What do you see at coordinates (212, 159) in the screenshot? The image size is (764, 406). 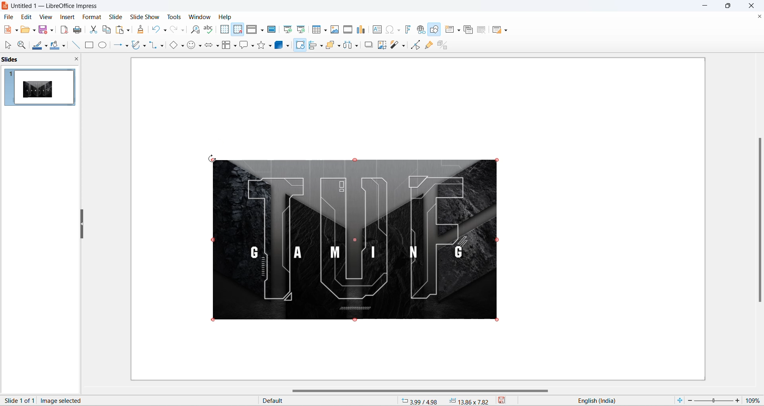 I see `cursor` at bounding box center [212, 159].